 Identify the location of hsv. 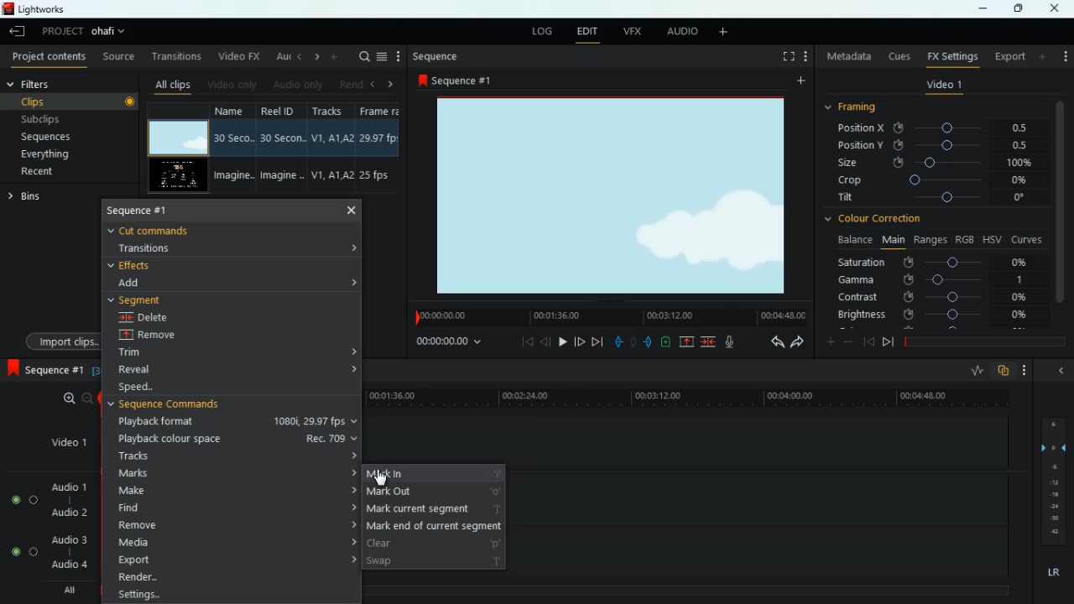
(992, 239).